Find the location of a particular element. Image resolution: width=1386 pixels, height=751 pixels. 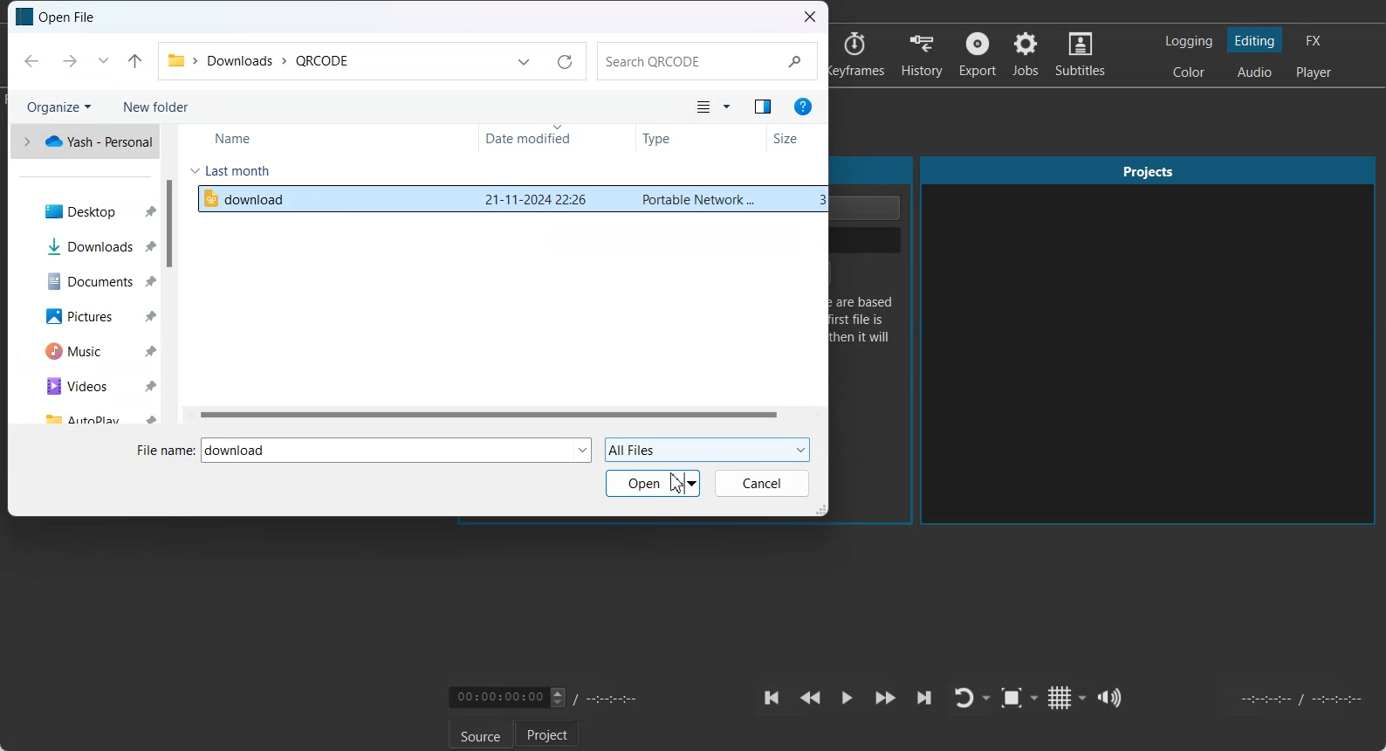

Source is located at coordinates (477, 735).